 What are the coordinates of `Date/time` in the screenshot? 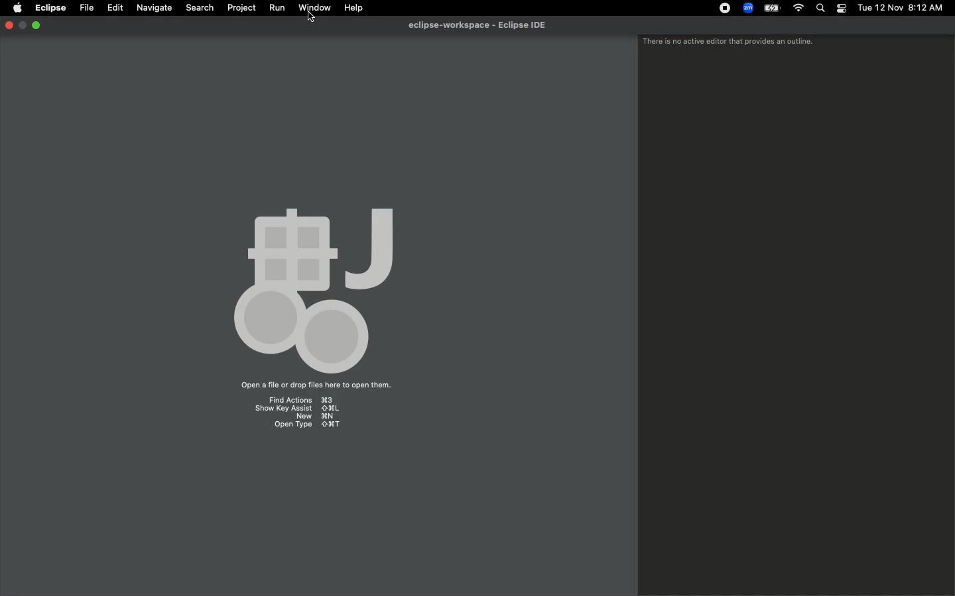 It's located at (900, 7).